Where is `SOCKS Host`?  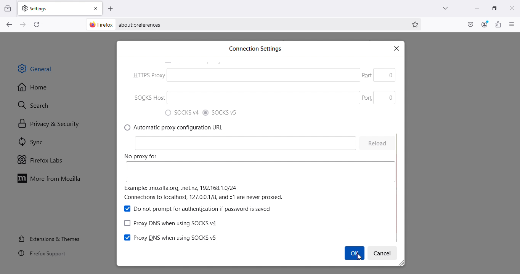 SOCKS Host is located at coordinates (242, 99).